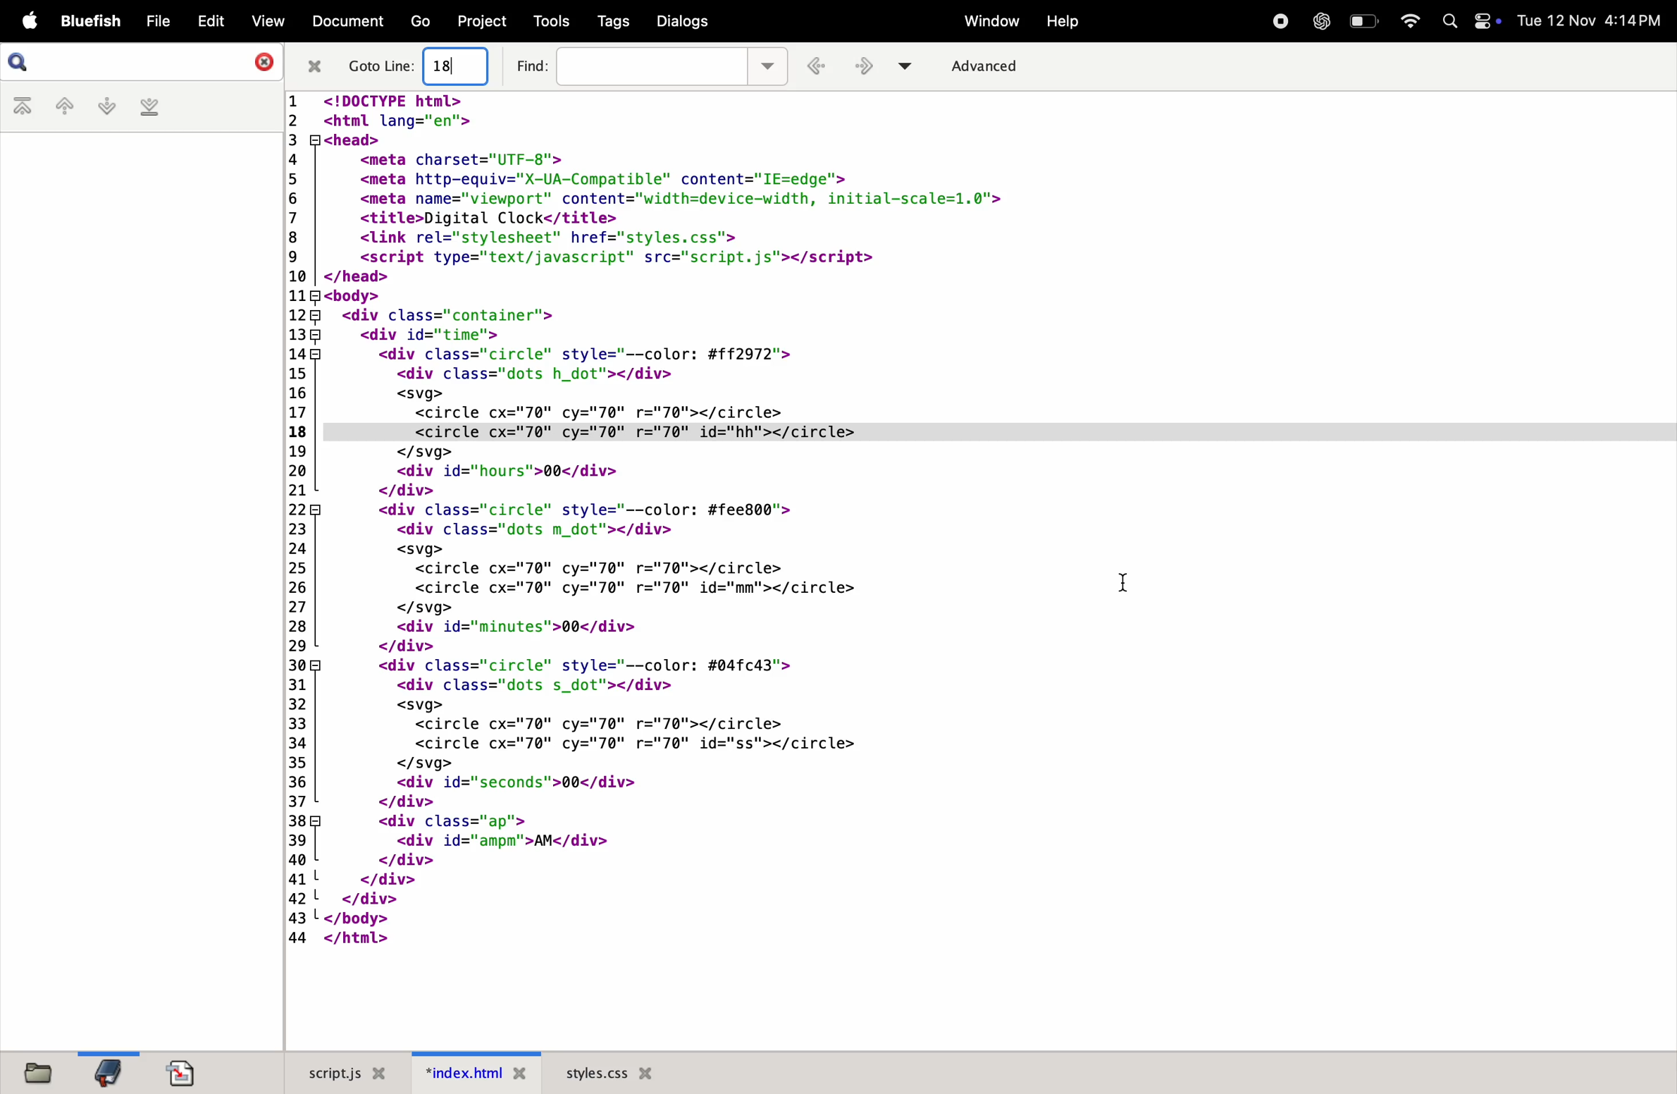  What do you see at coordinates (477, 1073) in the screenshot?
I see `index.html` at bounding box center [477, 1073].